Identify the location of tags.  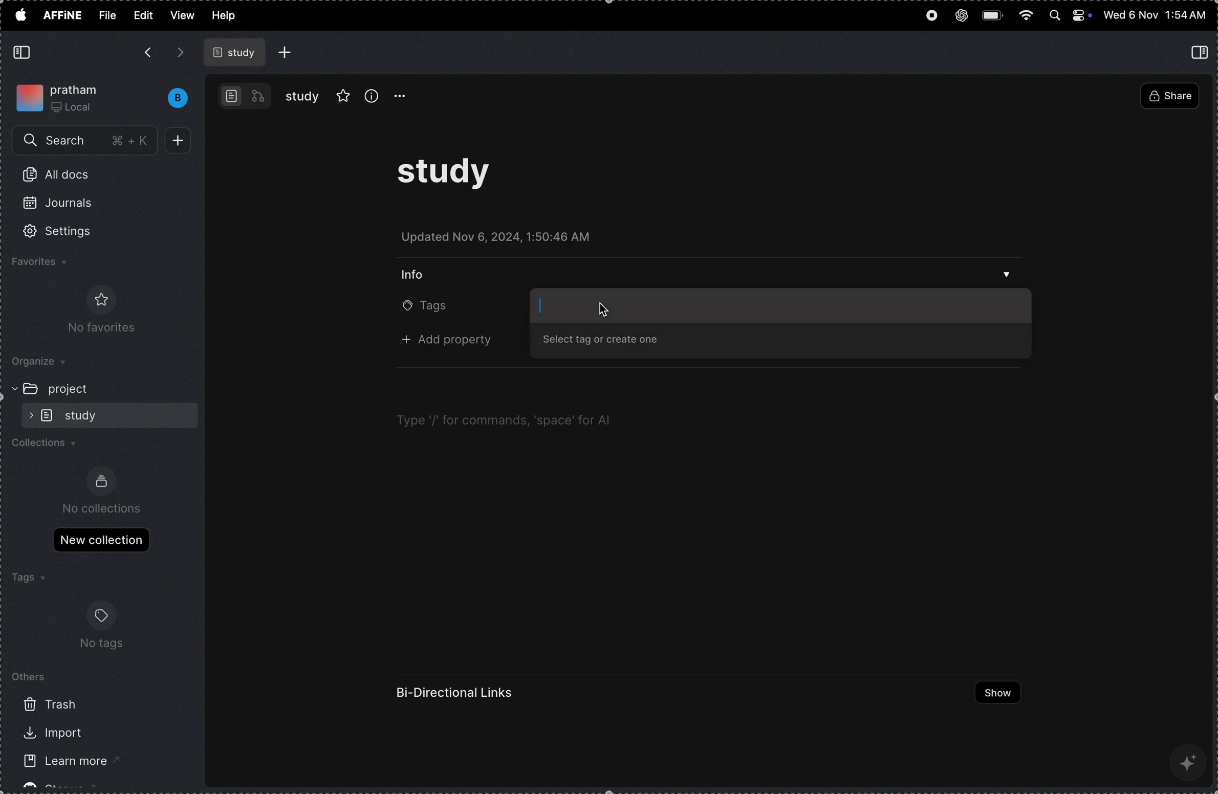
(27, 579).